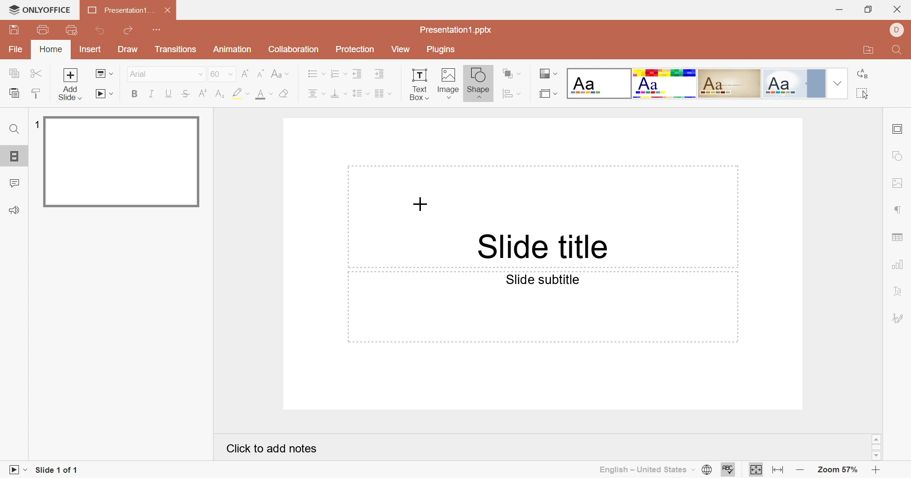 This screenshot has height=478, width=911. I want to click on Restore down, so click(870, 10).